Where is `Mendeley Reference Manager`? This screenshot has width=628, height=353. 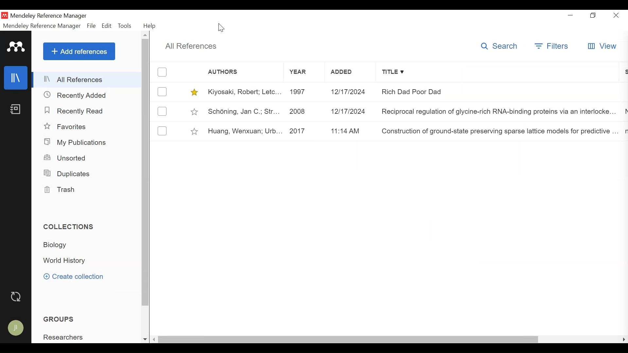
Mendeley Reference Manager is located at coordinates (52, 16).